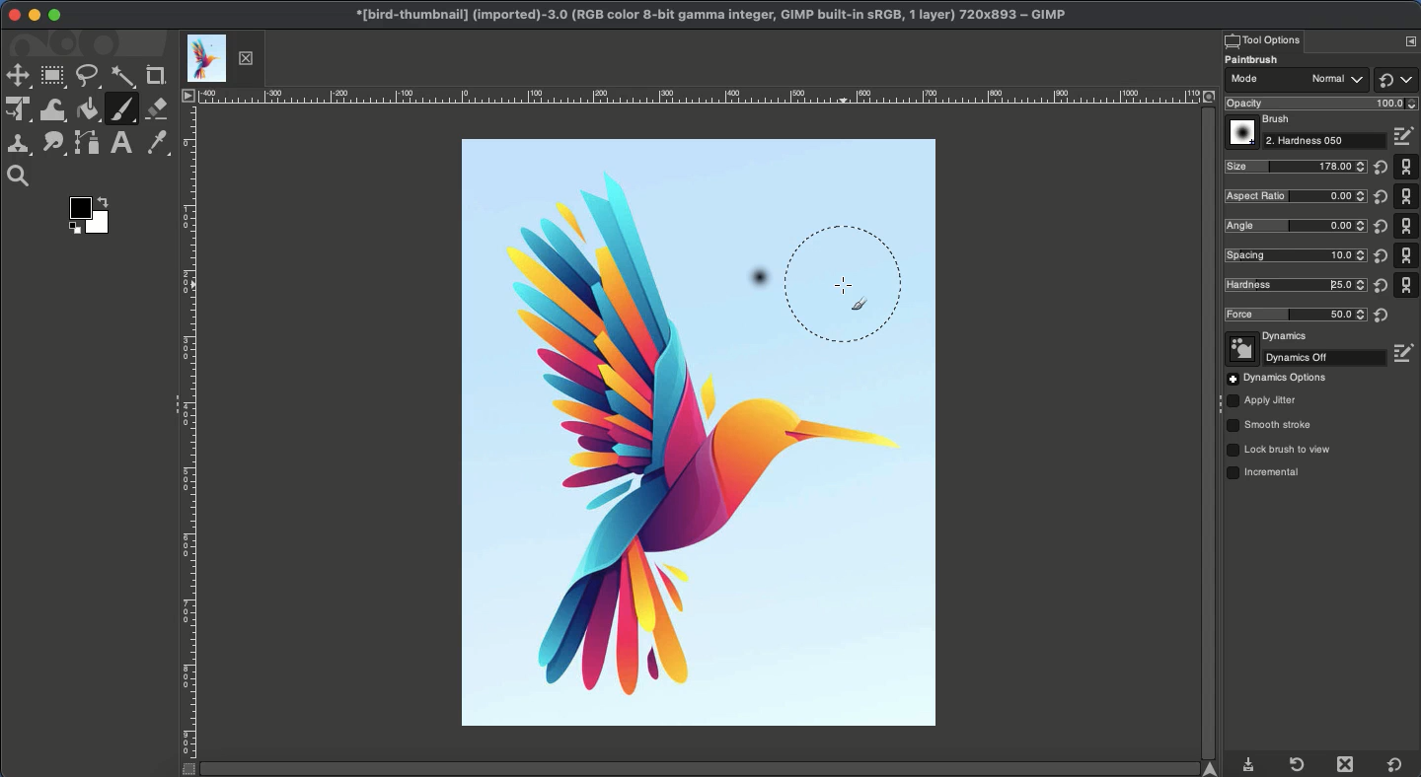 This screenshot has width=1421, height=777. Describe the element at coordinates (1379, 242) in the screenshot. I see `Reset` at that location.